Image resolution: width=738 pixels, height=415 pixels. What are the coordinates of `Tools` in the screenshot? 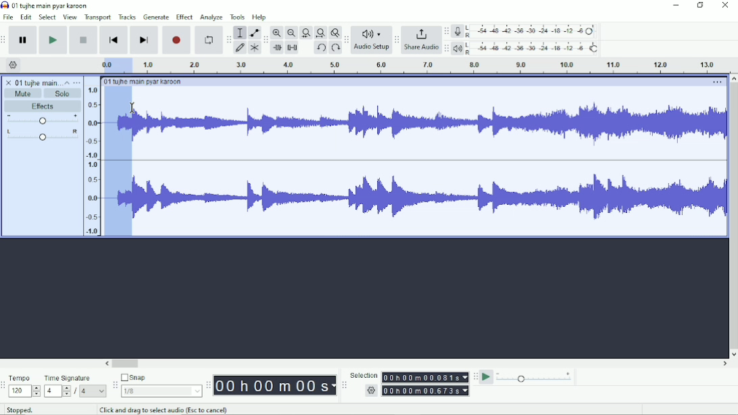 It's located at (238, 17).